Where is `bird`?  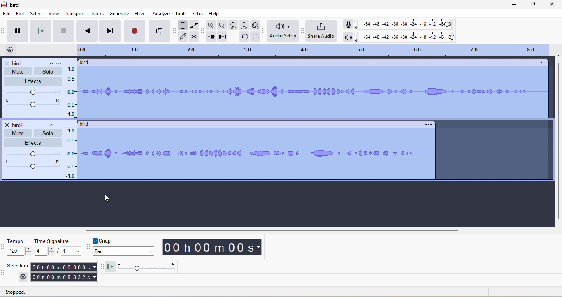
bird is located at coordinates (14, 63).